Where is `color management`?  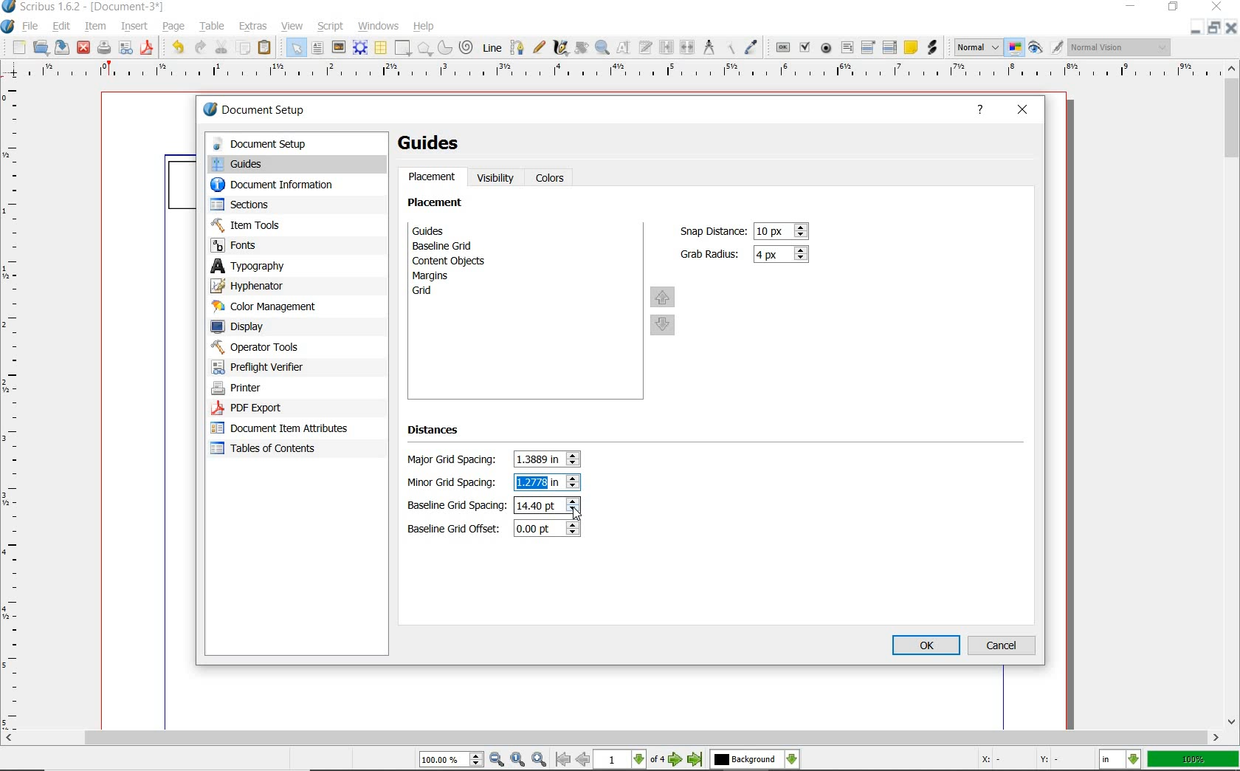 color management is located at coordinates (286, 307).